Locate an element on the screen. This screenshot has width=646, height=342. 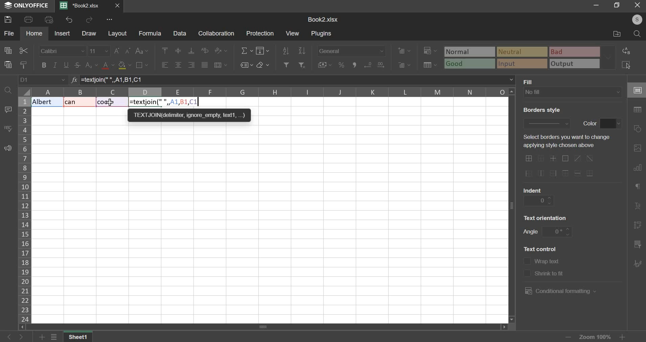
sort descending is located at coordinates (302, 50).